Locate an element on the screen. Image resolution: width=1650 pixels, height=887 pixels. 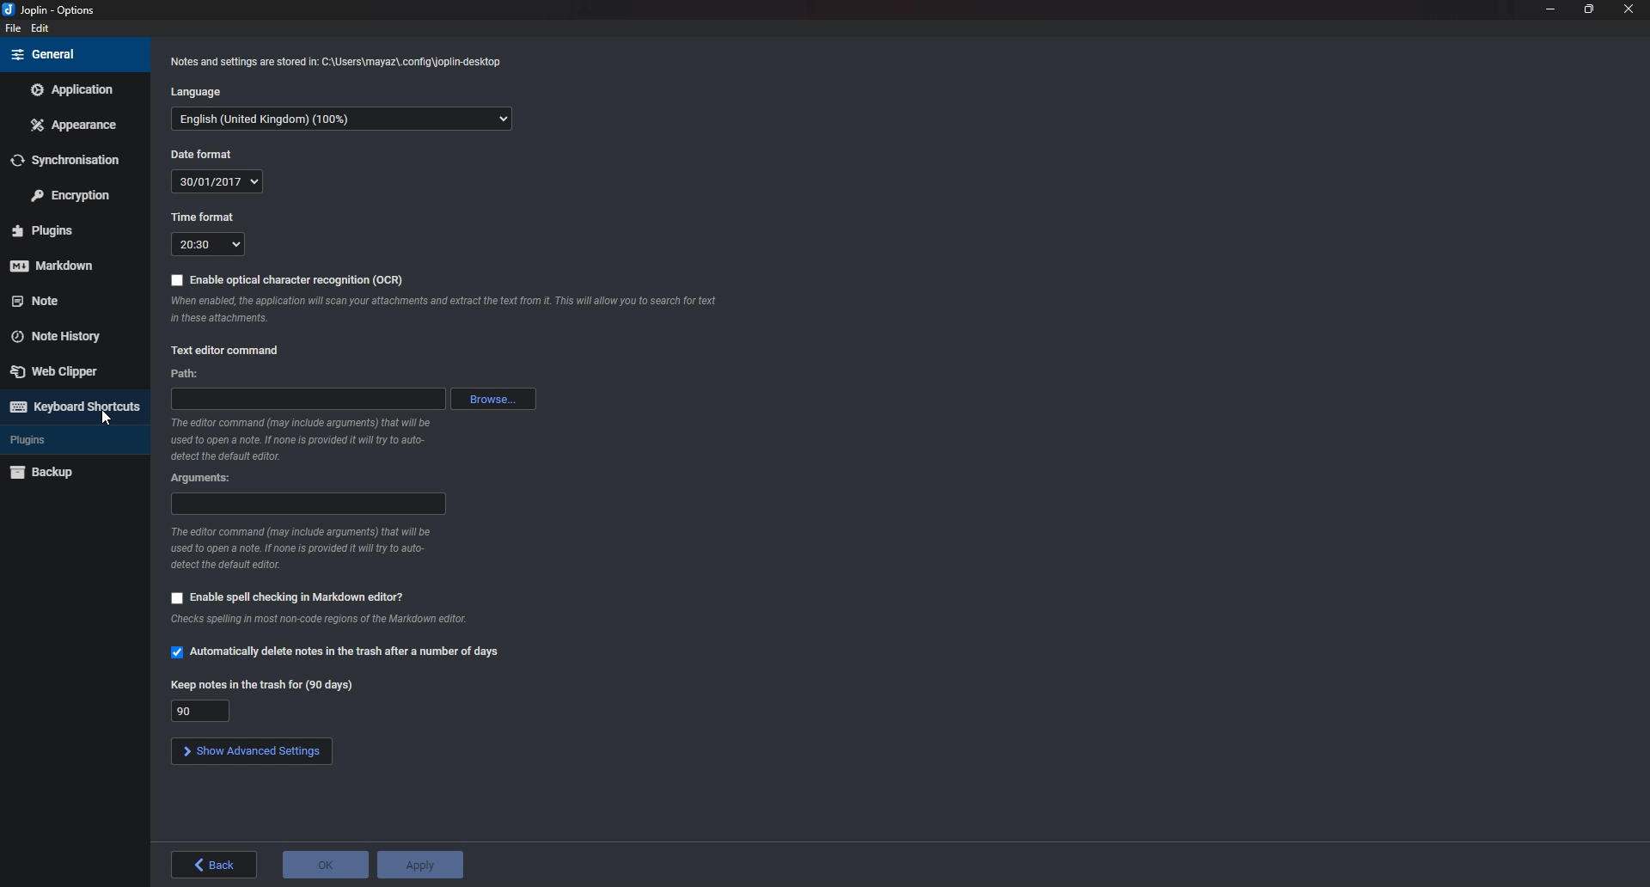
Text editor command is located at coordinates (230, 352).